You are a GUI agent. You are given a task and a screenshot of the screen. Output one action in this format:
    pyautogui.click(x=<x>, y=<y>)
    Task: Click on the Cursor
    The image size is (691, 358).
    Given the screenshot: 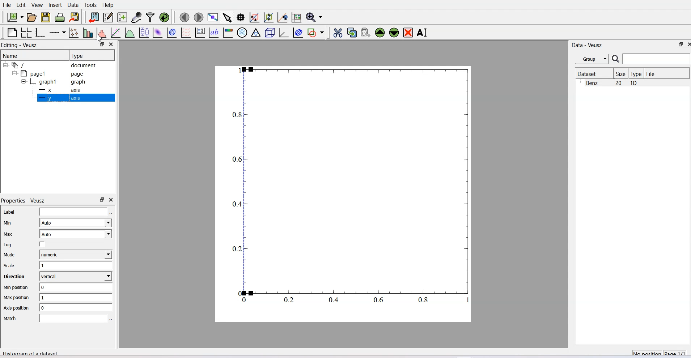 What is the action you would take?
    pyautogui.click(x=99, y=38)
    